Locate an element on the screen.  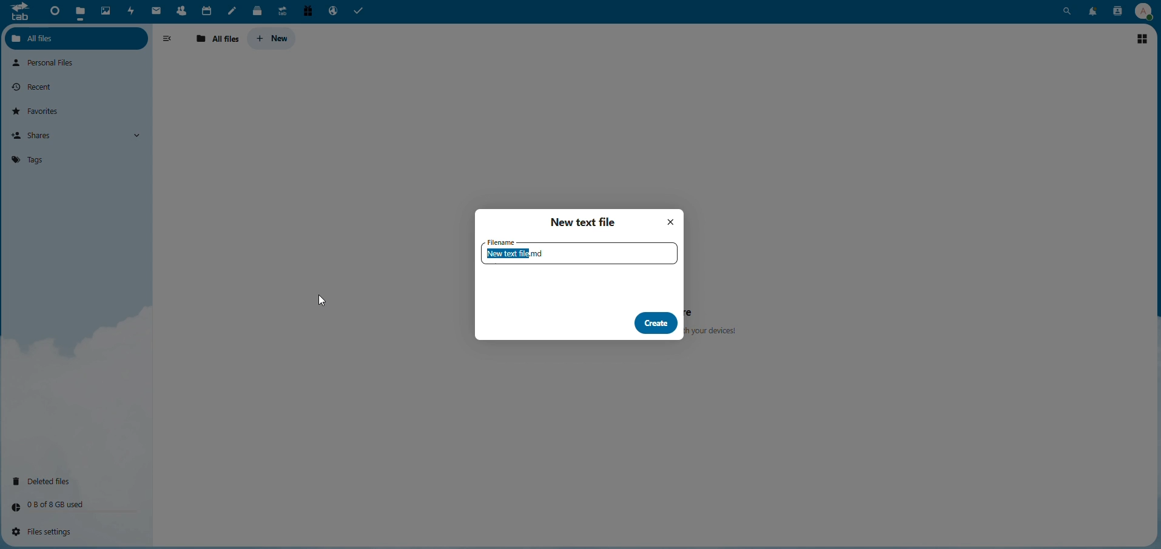
Deck is located at coordinates (255, 10).